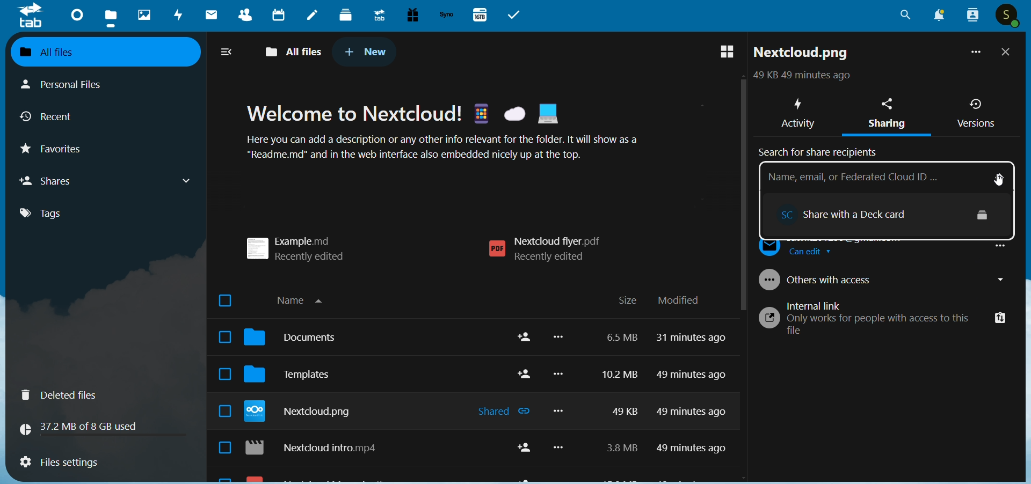 The image size is (1031, 484). I want to click on dock, so click(346, 14).